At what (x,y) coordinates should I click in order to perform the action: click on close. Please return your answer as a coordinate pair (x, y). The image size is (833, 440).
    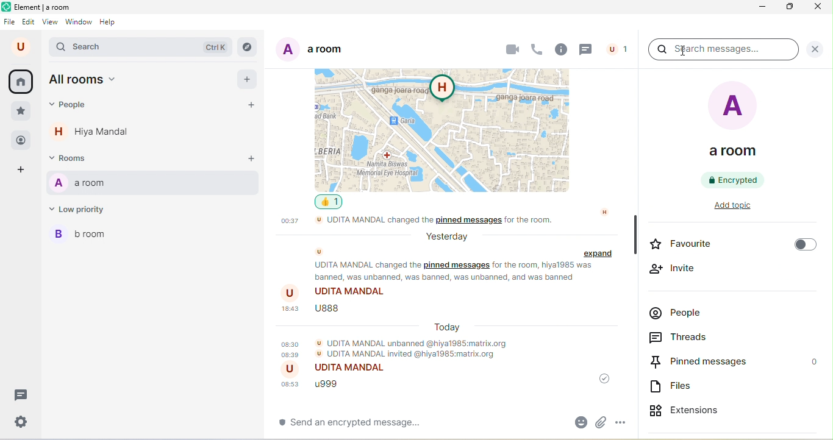
    Looking at the image, I should click on (815, 9).